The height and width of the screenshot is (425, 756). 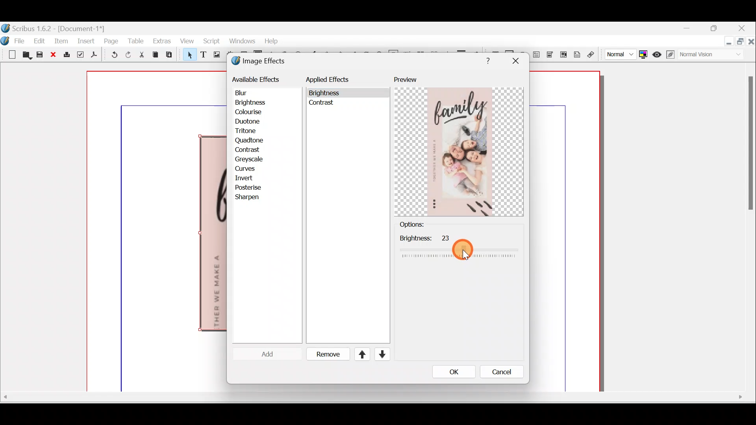 I want to click on Options, so click(x=425, y=225).